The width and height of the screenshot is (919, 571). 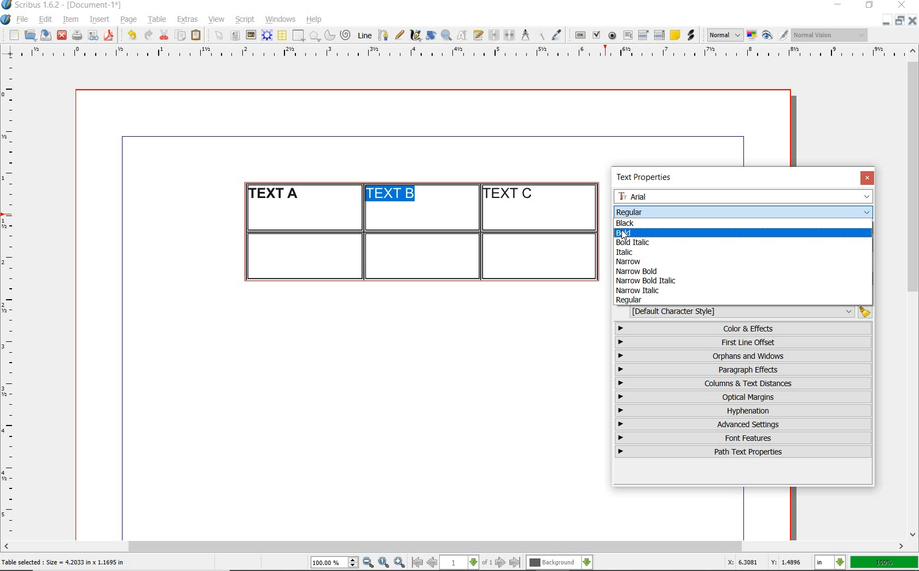 I want to click on color & effects, so click(x=744, y=328).